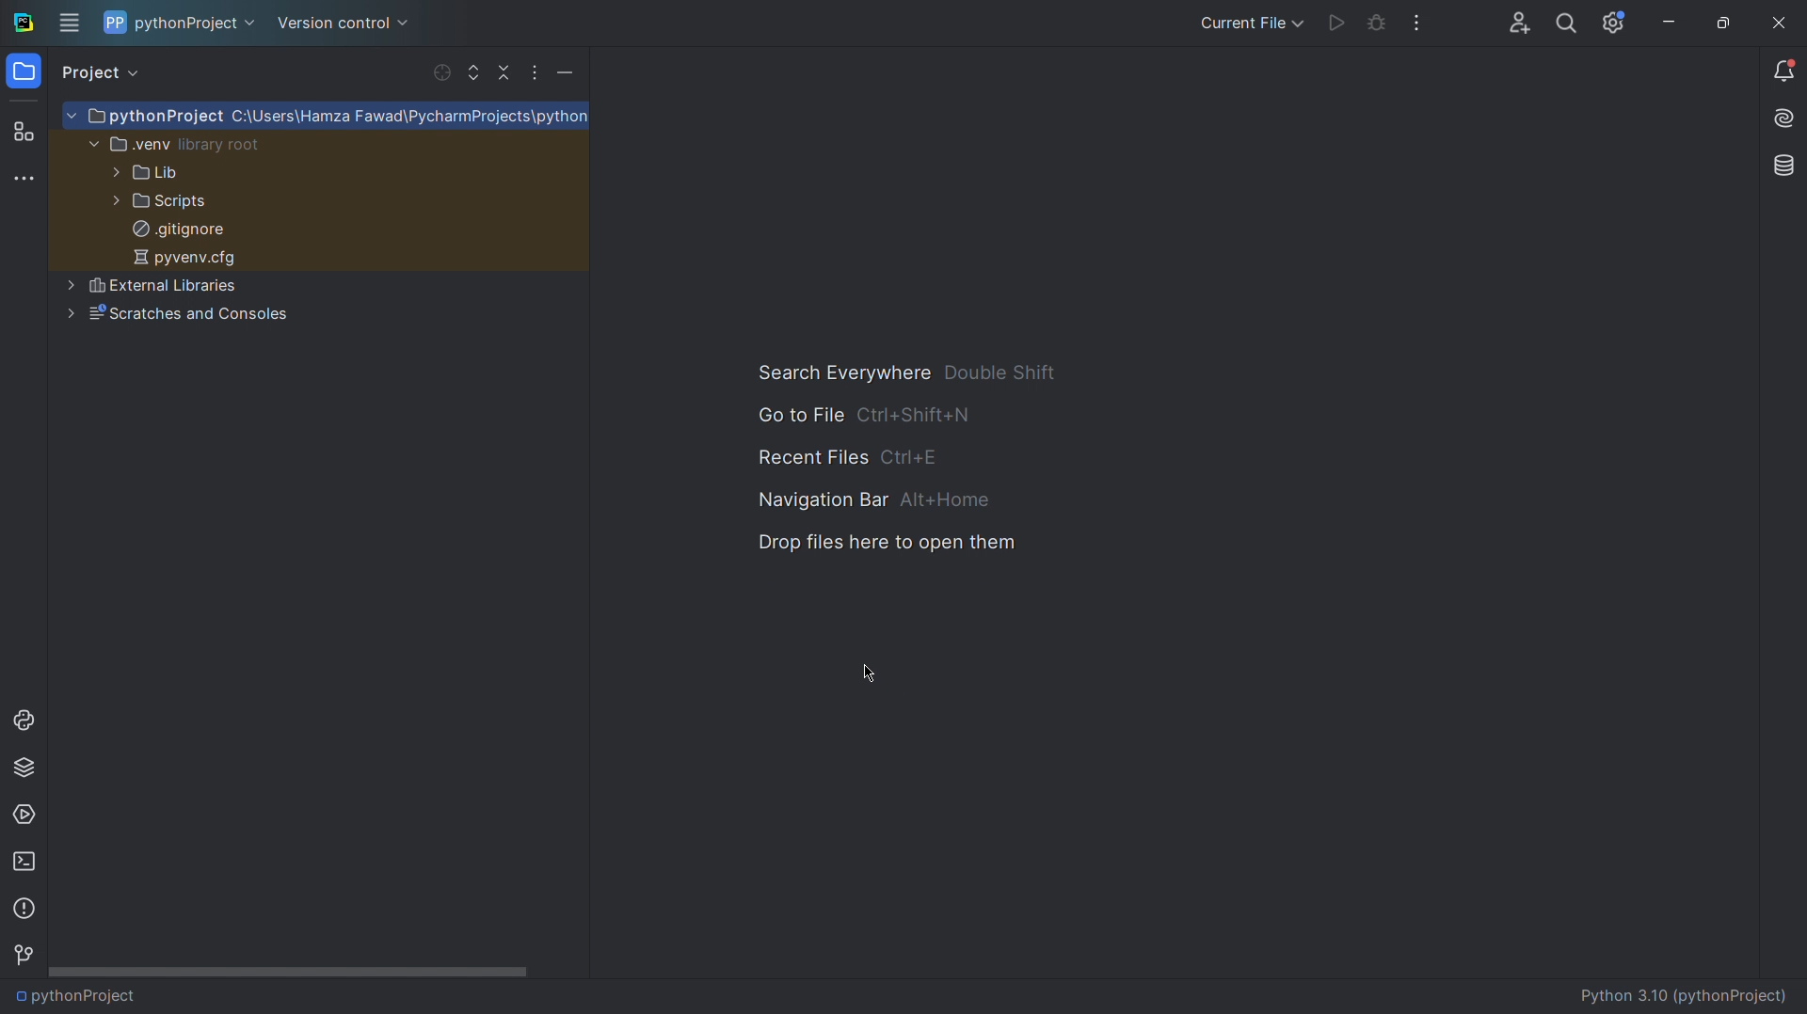  Describe the element at coordinates (1376, 26) in the screenshot. I see `check bugs` at that location.